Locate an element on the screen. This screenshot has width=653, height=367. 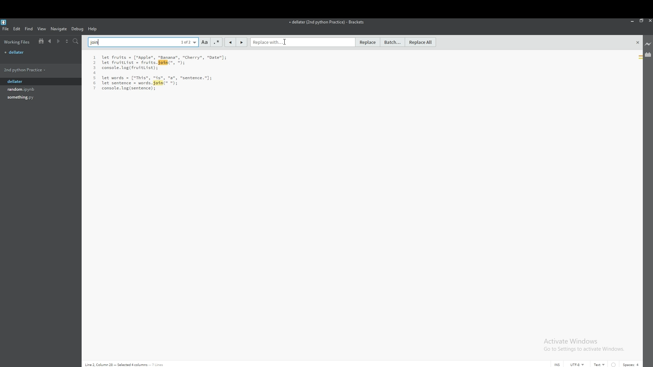
find is located at coordinates (29, 29).